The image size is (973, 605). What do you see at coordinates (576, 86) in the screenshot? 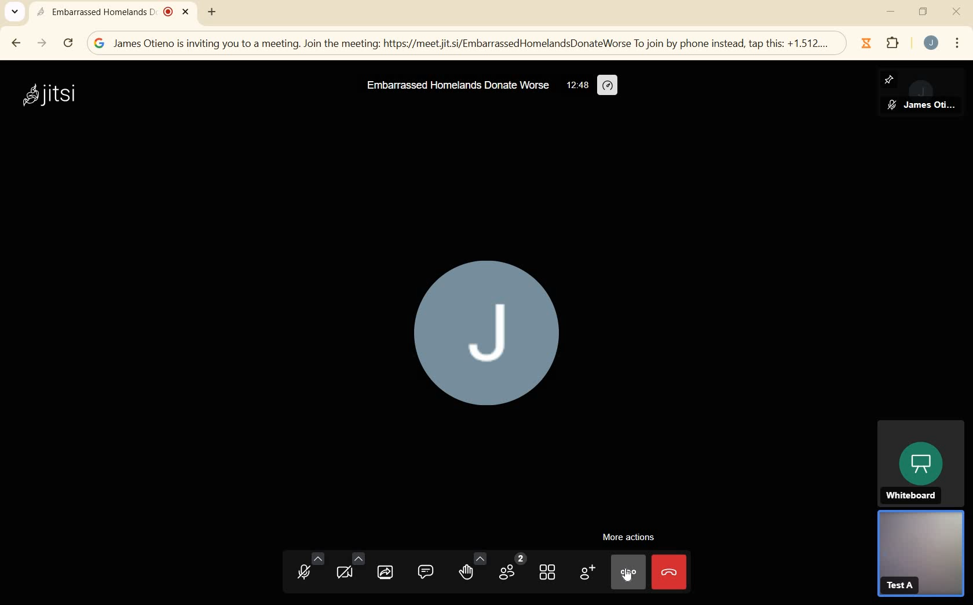
I see `12:48` at bounding box center [576, 86].